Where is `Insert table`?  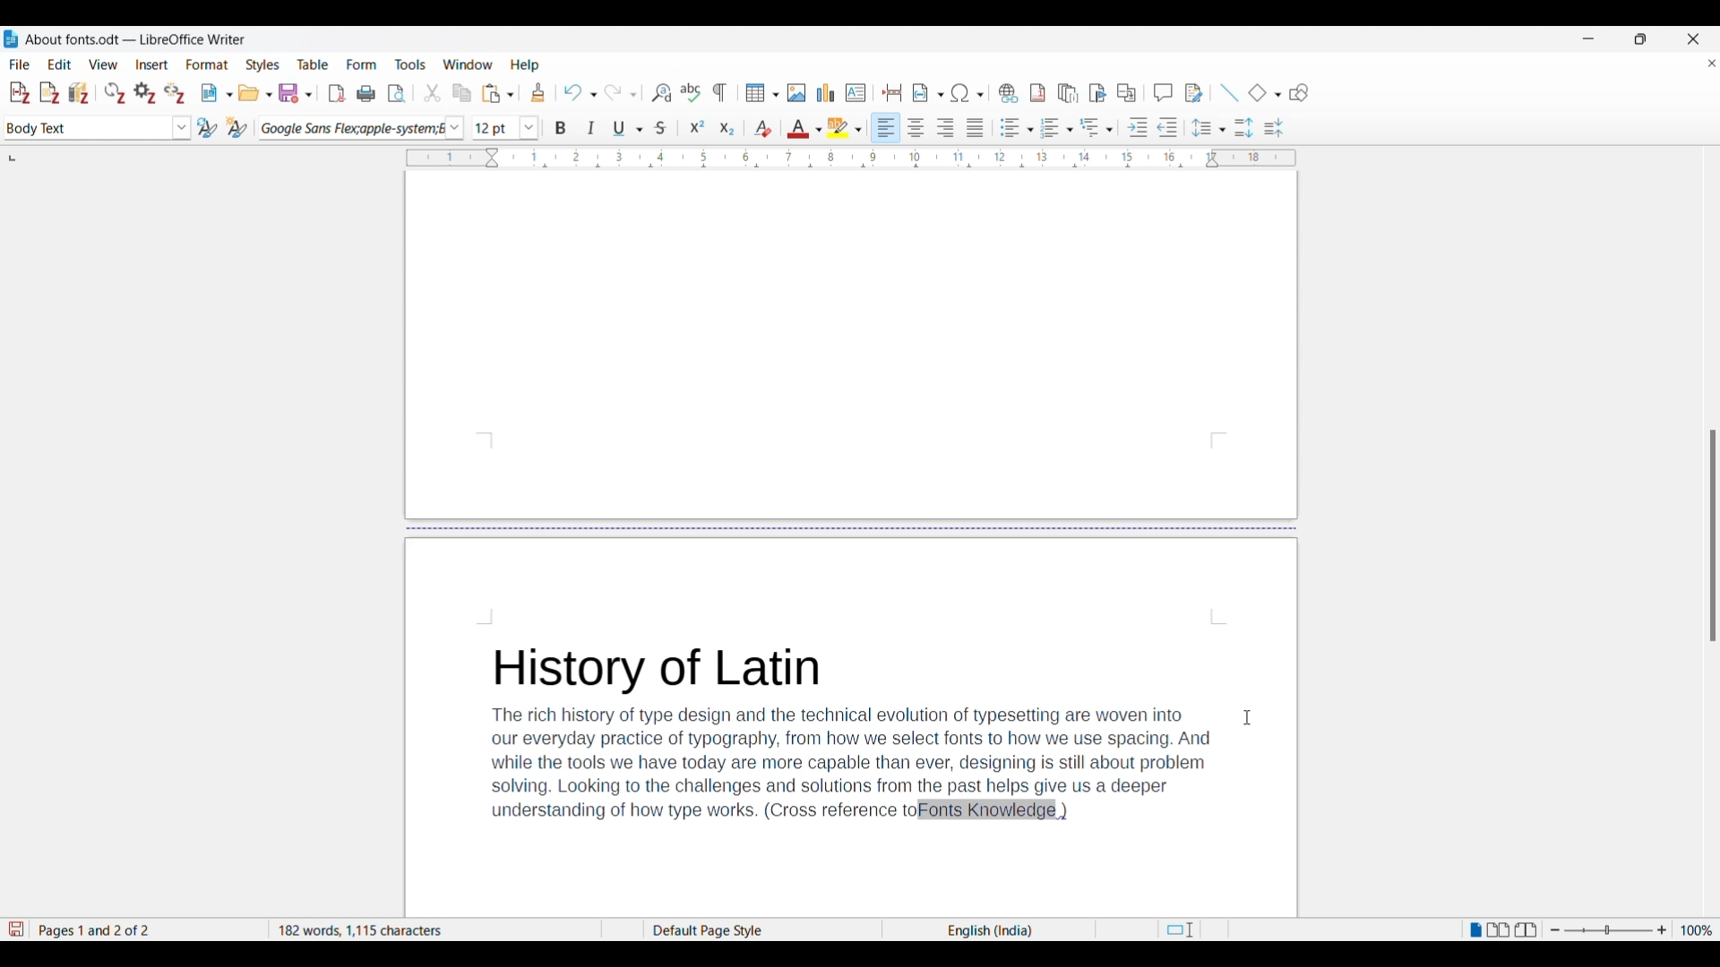
Insert table is located at coordinates (762, 93).